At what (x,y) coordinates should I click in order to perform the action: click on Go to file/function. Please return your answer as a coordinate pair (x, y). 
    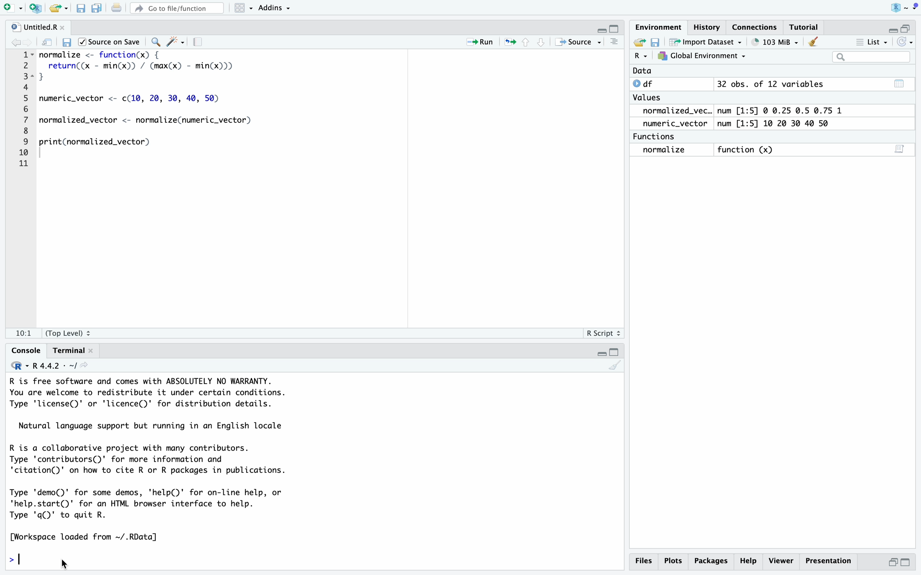
    Looking at the image, I should click on (177, 9).